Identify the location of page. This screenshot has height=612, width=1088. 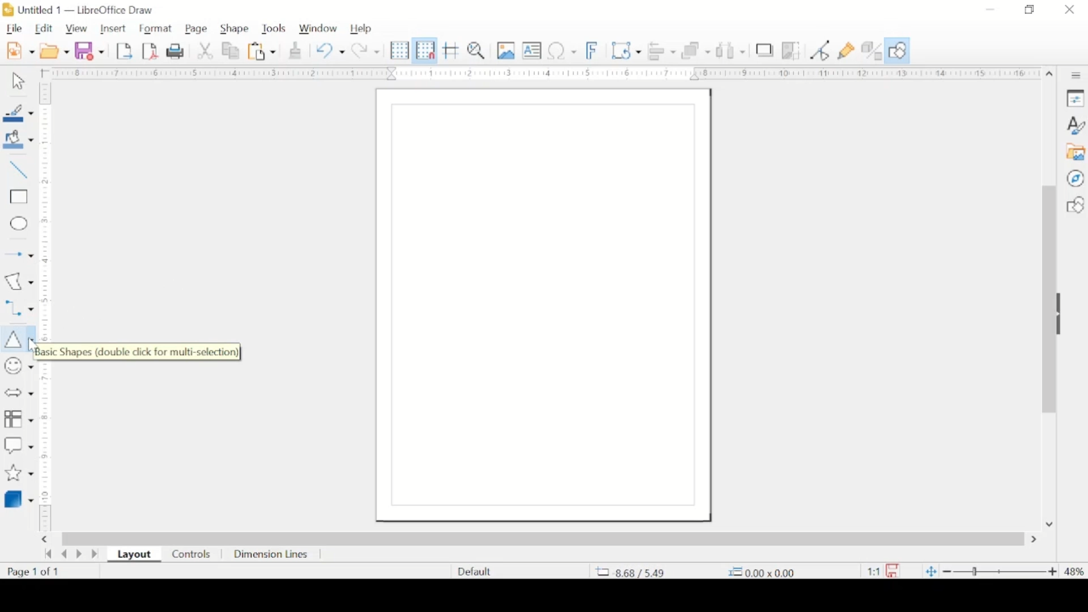
(198, 28).